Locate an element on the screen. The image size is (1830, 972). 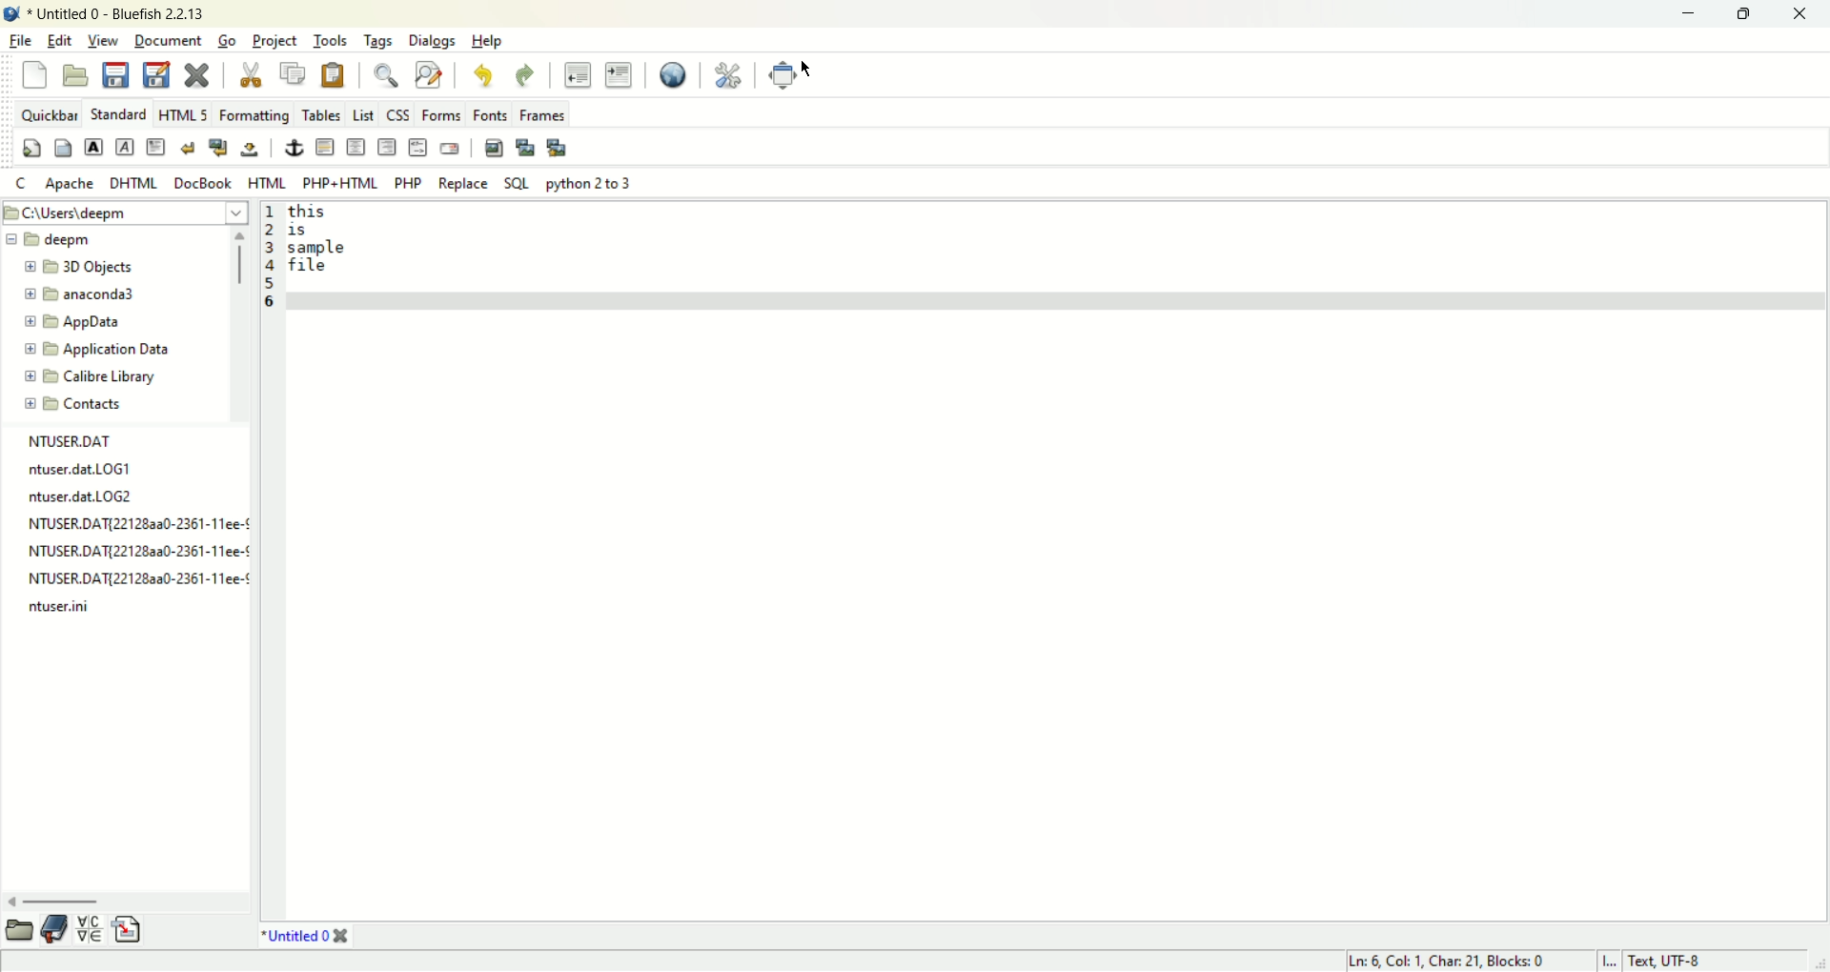
redo is located at coordinates (527, 75).